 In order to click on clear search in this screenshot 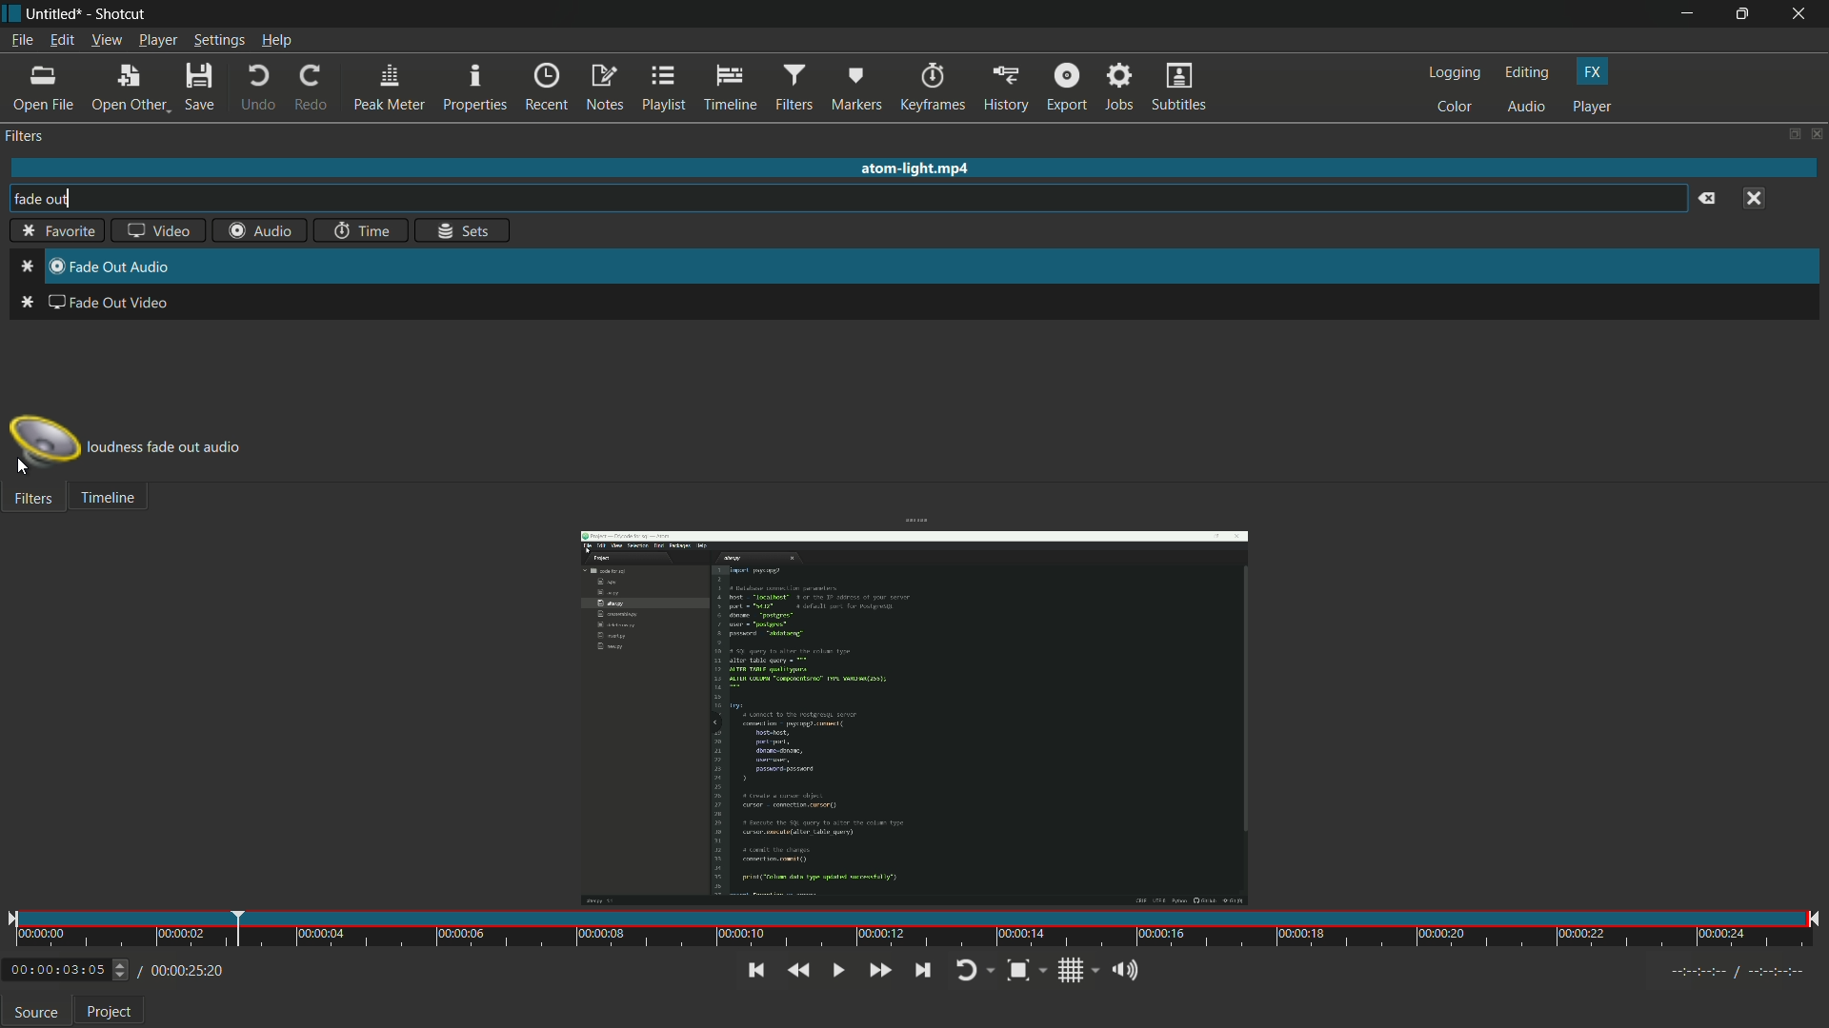, I will do `click(1706, 201)`.